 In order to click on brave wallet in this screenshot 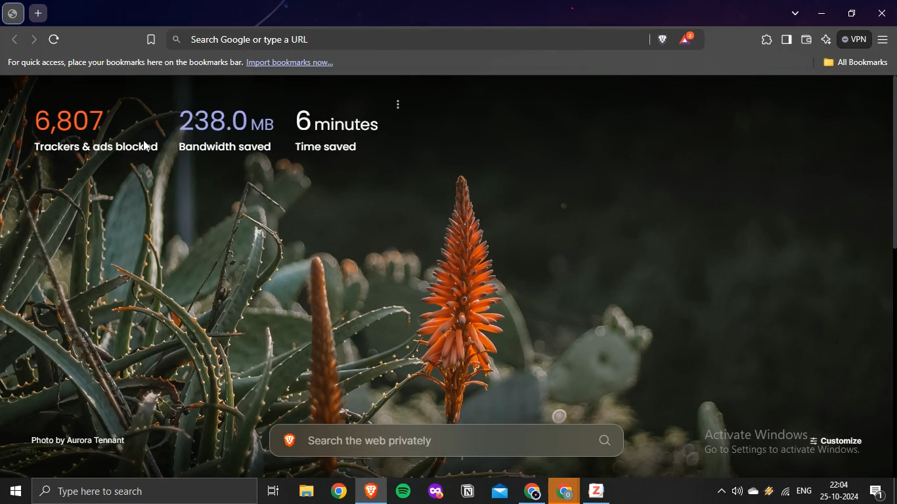, I will do `click(806, 39)`.